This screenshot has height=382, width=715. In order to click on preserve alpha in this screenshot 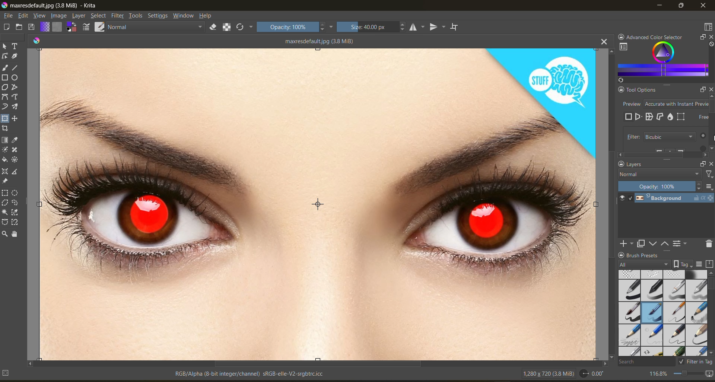, I will do `click(228, 27)`.